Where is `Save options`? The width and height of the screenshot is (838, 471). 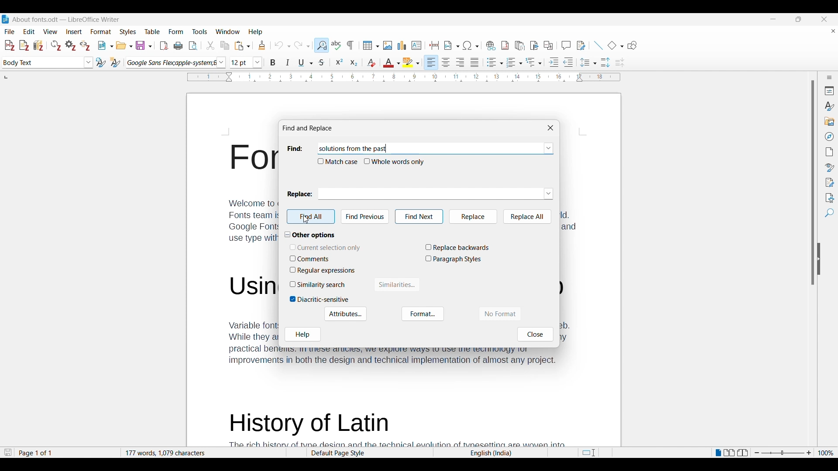
Save options is located at coordinates (144, 45).